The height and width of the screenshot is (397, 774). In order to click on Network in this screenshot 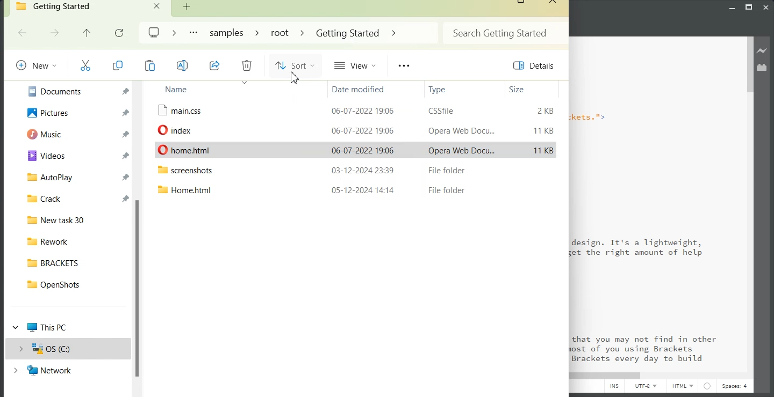, I will do `click(69, 370)`.